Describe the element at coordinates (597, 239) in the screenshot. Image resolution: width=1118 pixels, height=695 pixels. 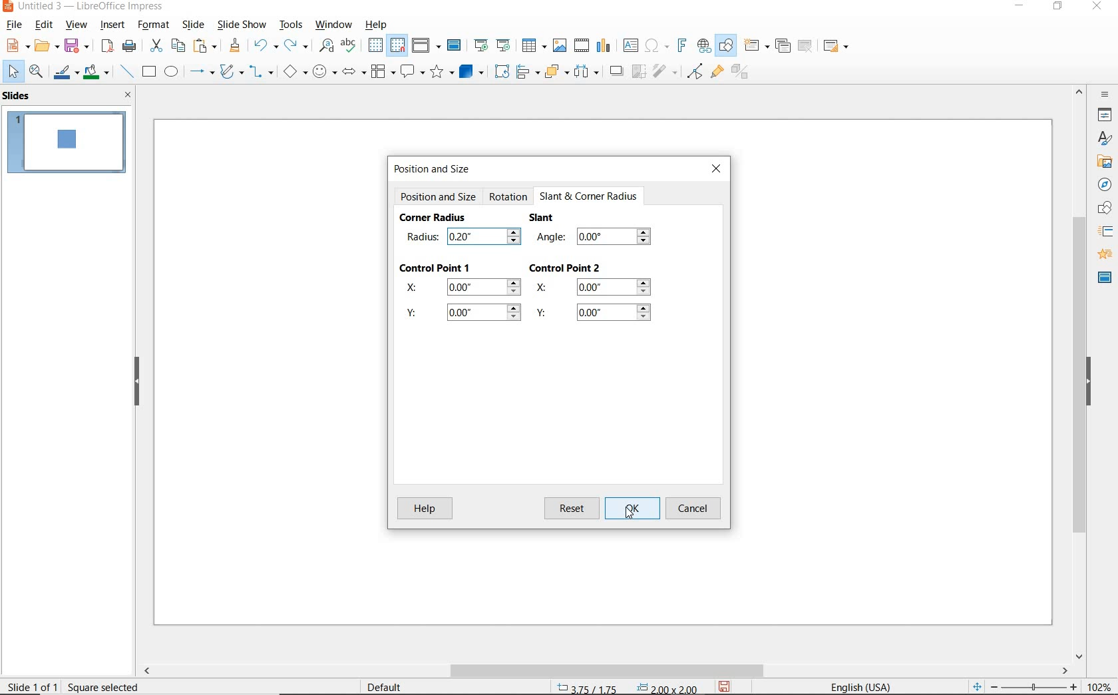
I see `ANGLE` at that location.